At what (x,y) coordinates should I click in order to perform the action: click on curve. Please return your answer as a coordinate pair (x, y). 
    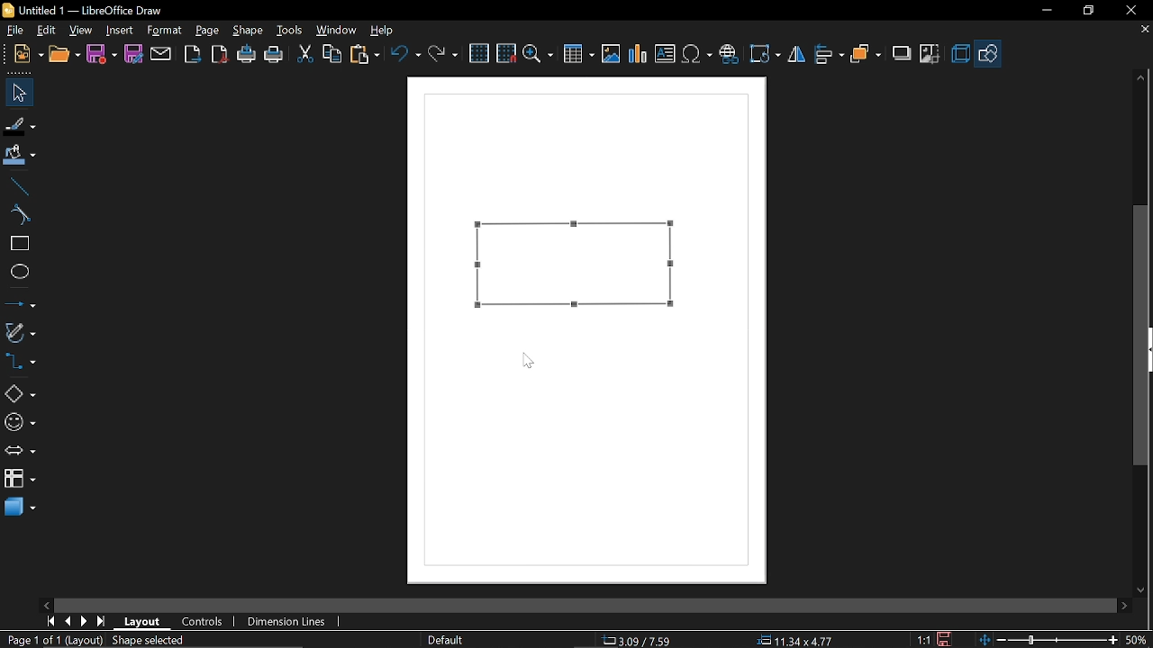
    Looking at the image, I should click on (18, 214).